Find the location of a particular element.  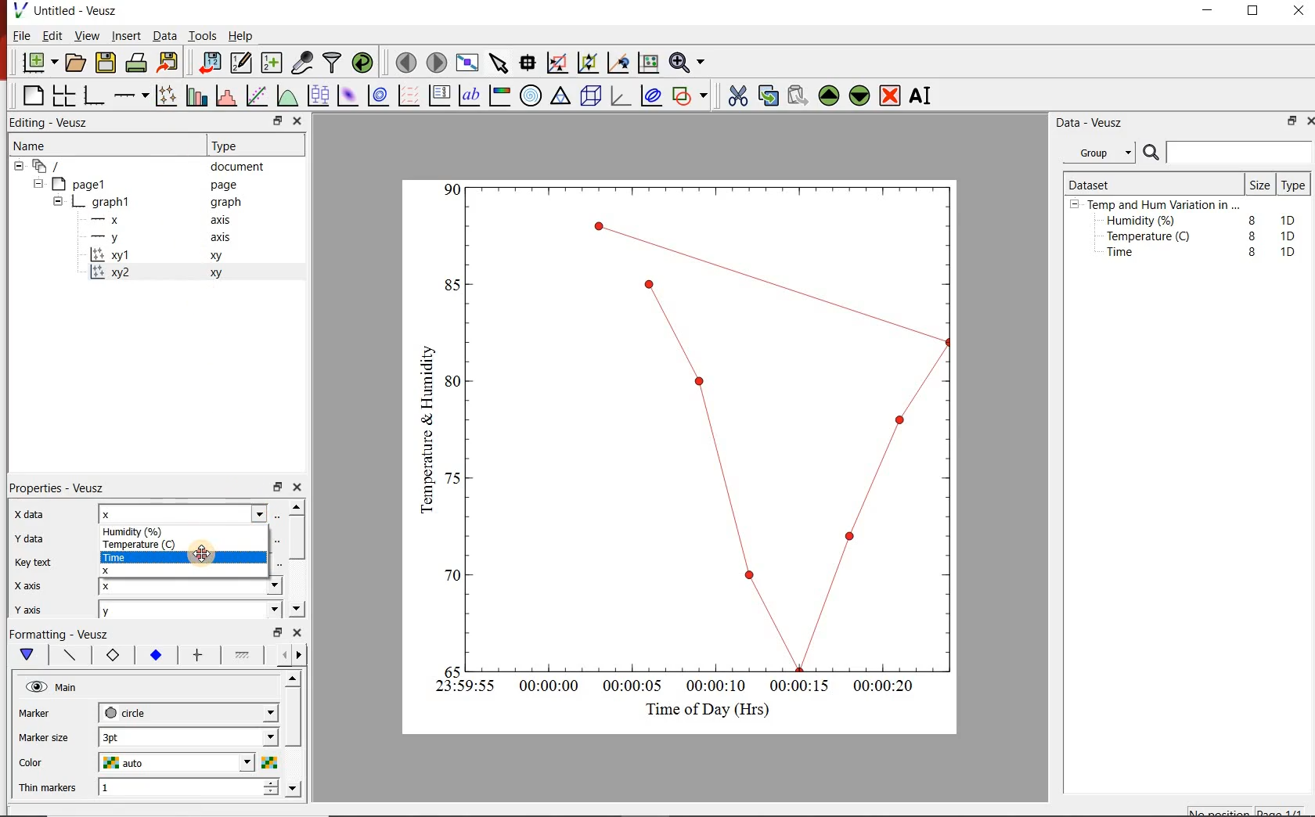

Humidity (%) is located at coordinates (143, 531).